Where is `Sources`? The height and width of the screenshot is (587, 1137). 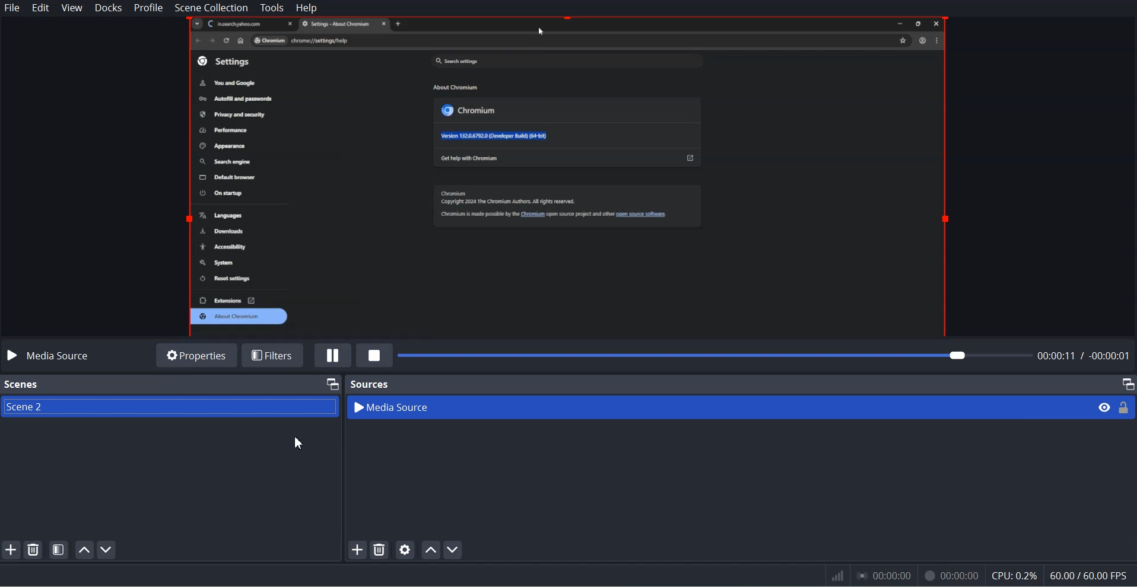 Sources is located at coordinates (369, 384).